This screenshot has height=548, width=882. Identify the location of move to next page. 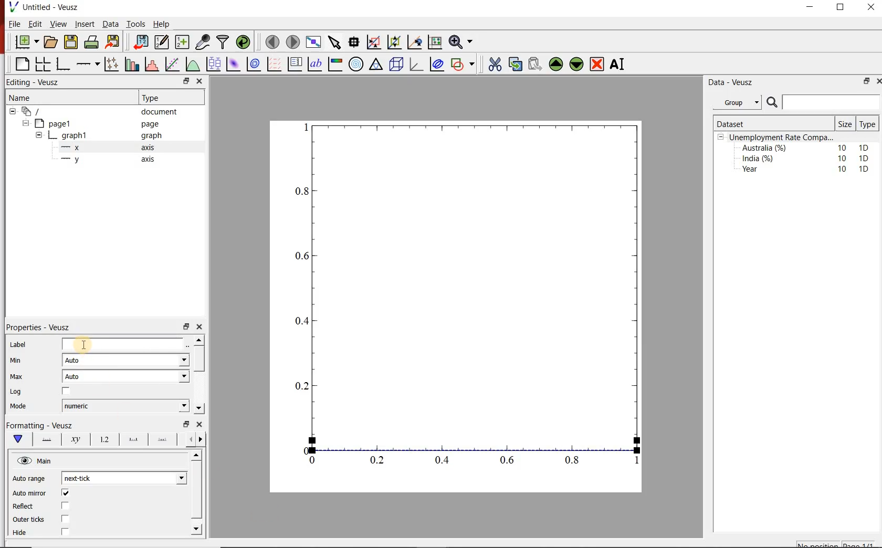
(293, 42).